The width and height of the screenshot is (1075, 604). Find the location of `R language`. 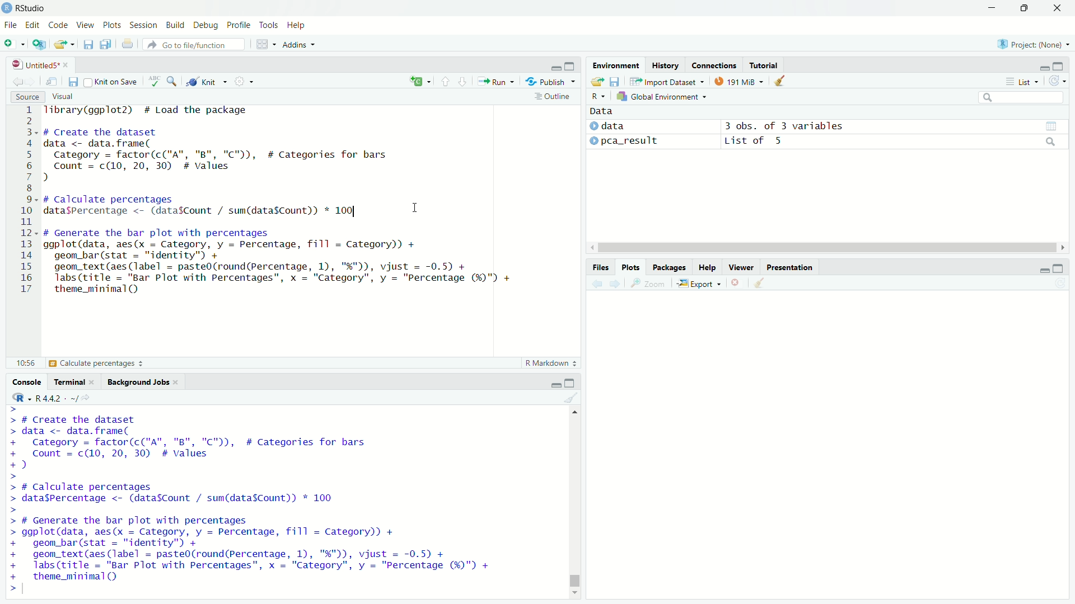

R language is located at coordinates (20, 397).